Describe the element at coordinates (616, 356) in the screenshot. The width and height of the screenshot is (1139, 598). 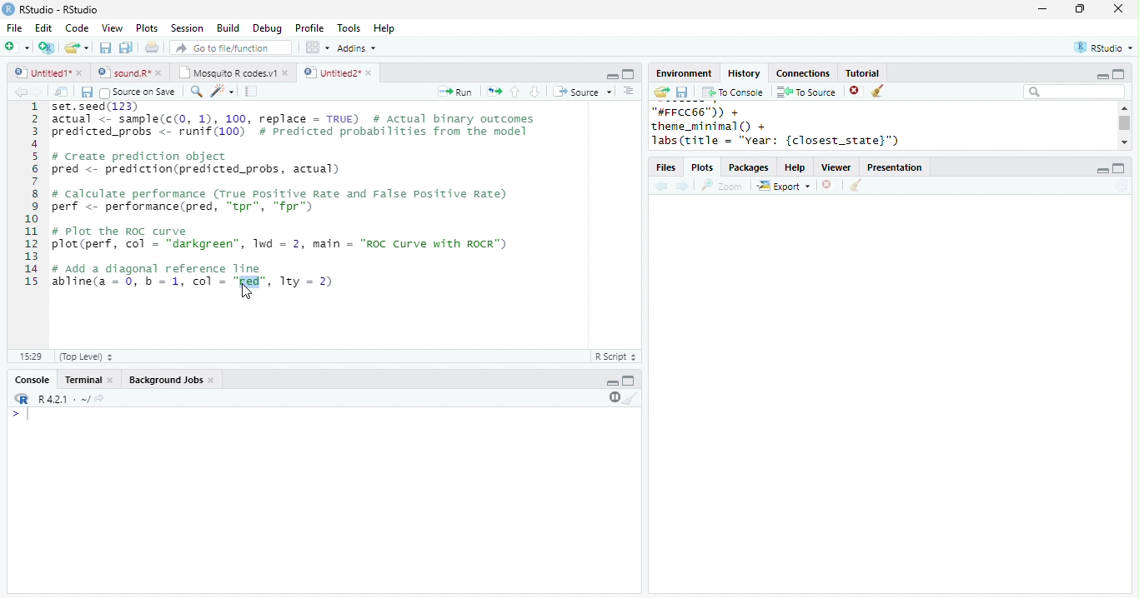
I see `R Script` at that location.